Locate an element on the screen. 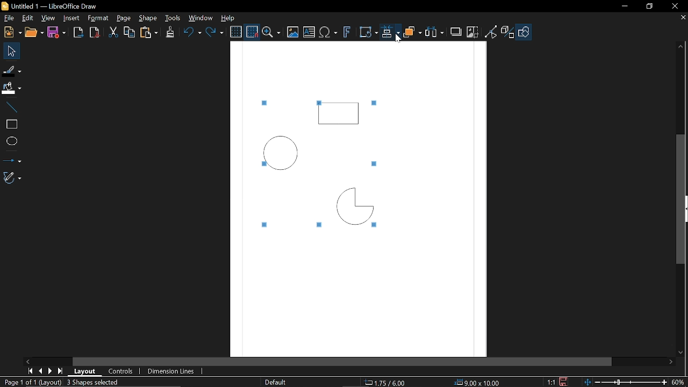 This screenshot has width=688, height=387. Tiny square marked around the selected objects is located at coordinates (375, 102).